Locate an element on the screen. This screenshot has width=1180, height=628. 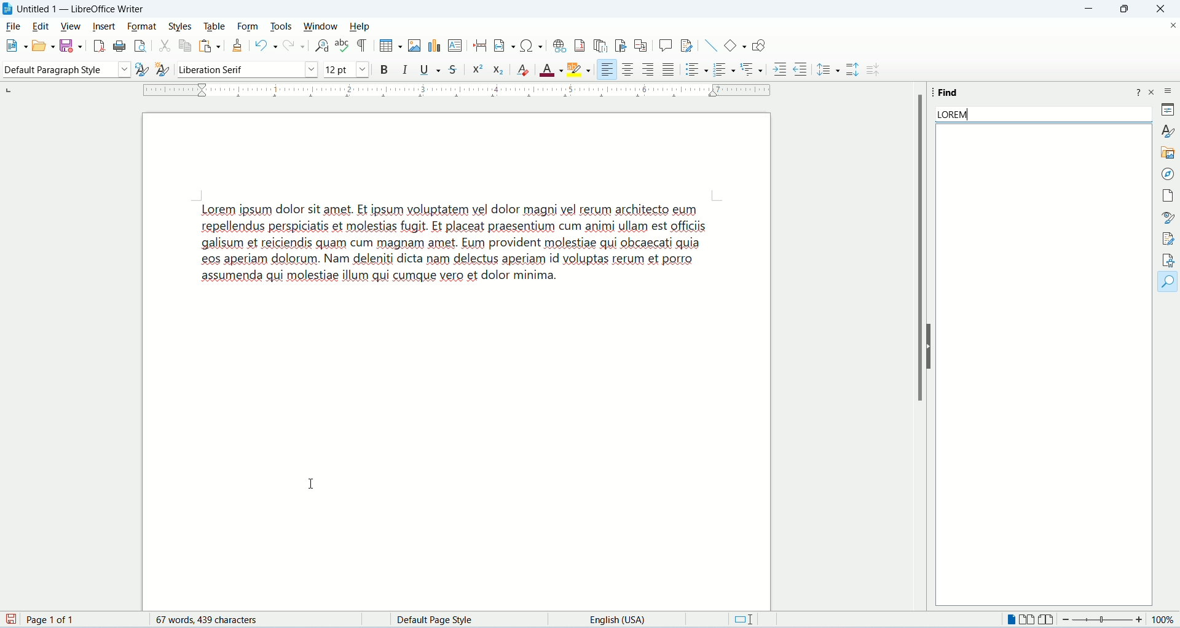
decrease indent is located at coordinates (800, 69).